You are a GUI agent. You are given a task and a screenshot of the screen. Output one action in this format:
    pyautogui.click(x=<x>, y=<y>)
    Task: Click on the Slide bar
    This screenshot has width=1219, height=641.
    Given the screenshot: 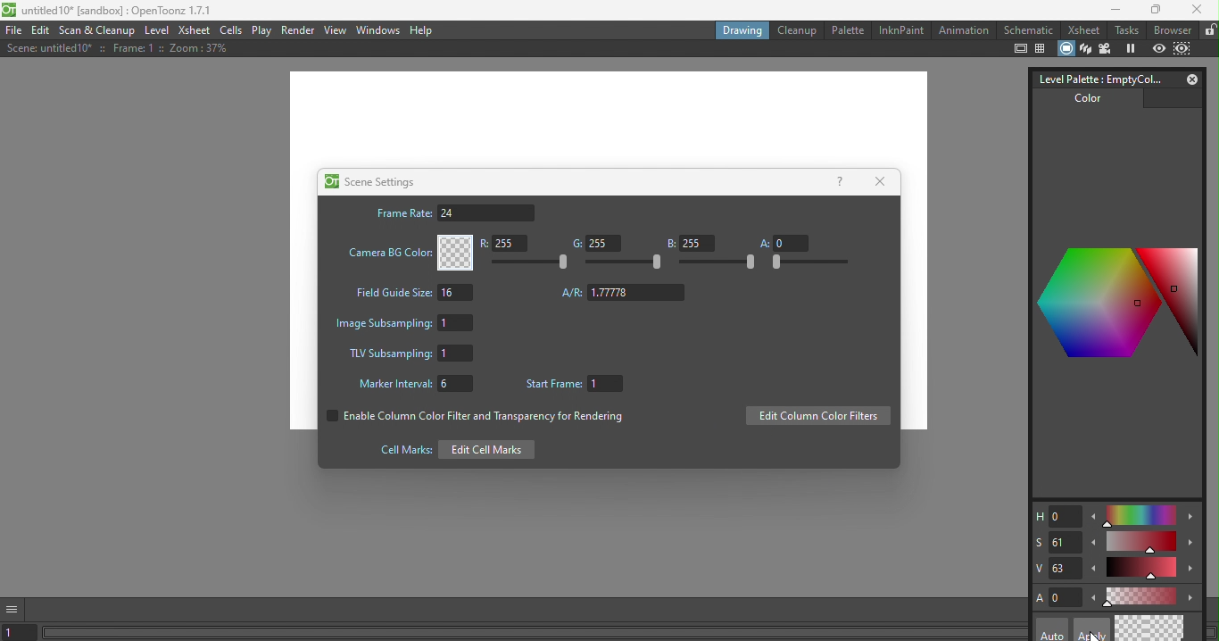 What is the action you would take?
    pyautogui.click(x=1142, y=543)
    